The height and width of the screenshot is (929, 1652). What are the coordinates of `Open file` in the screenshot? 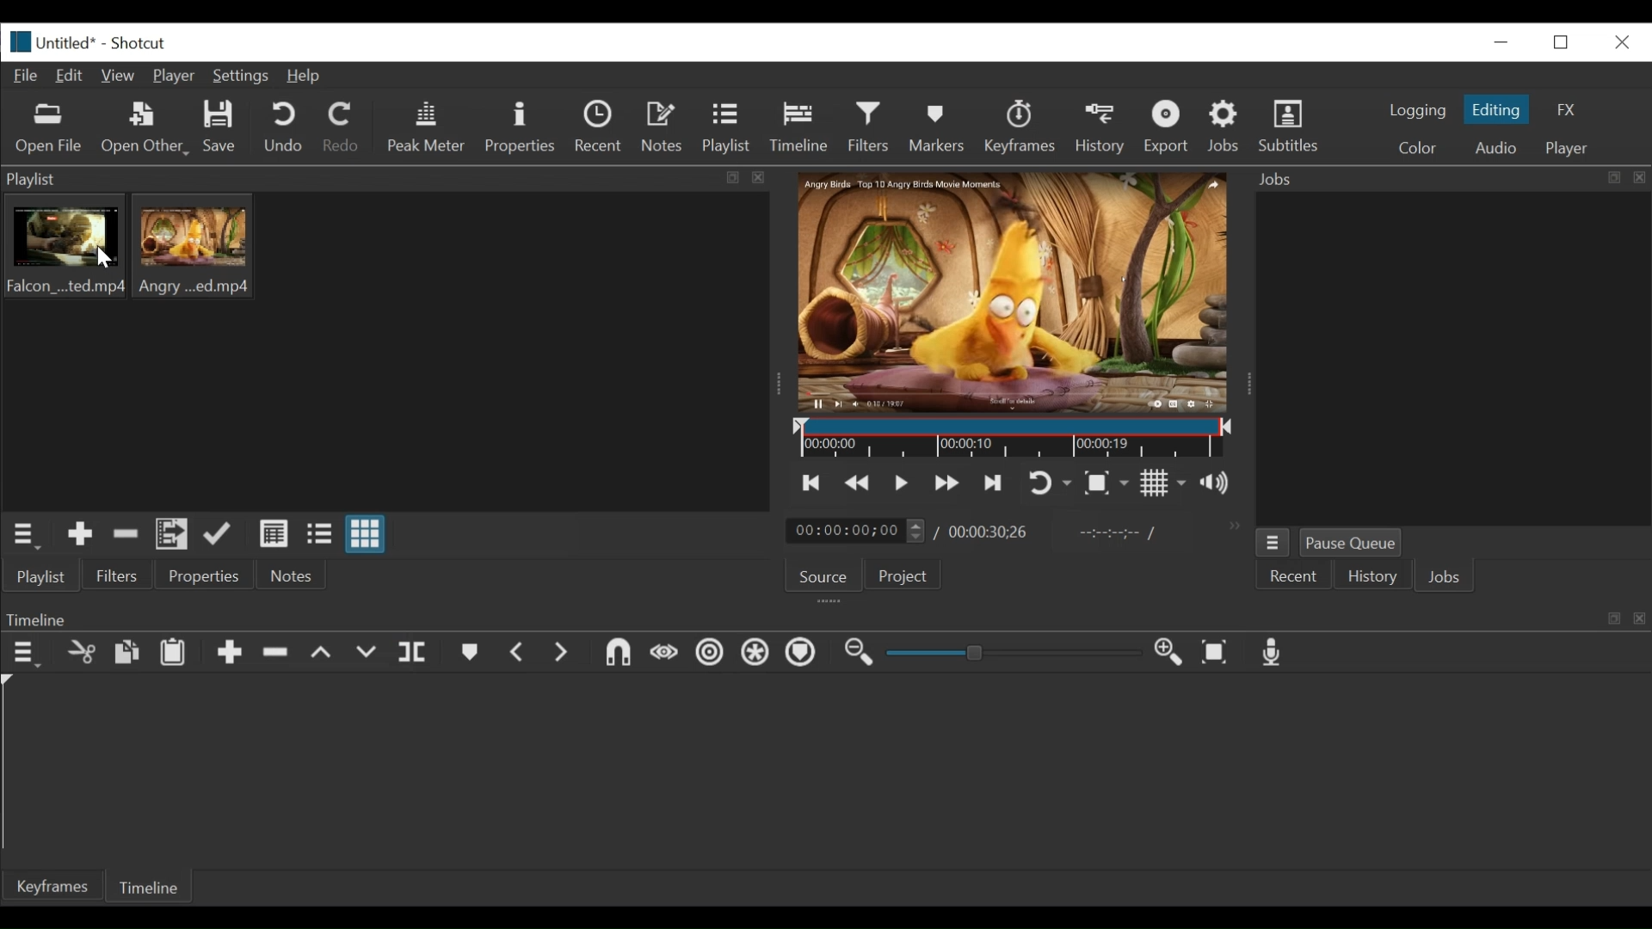 It's located at (49, 129).